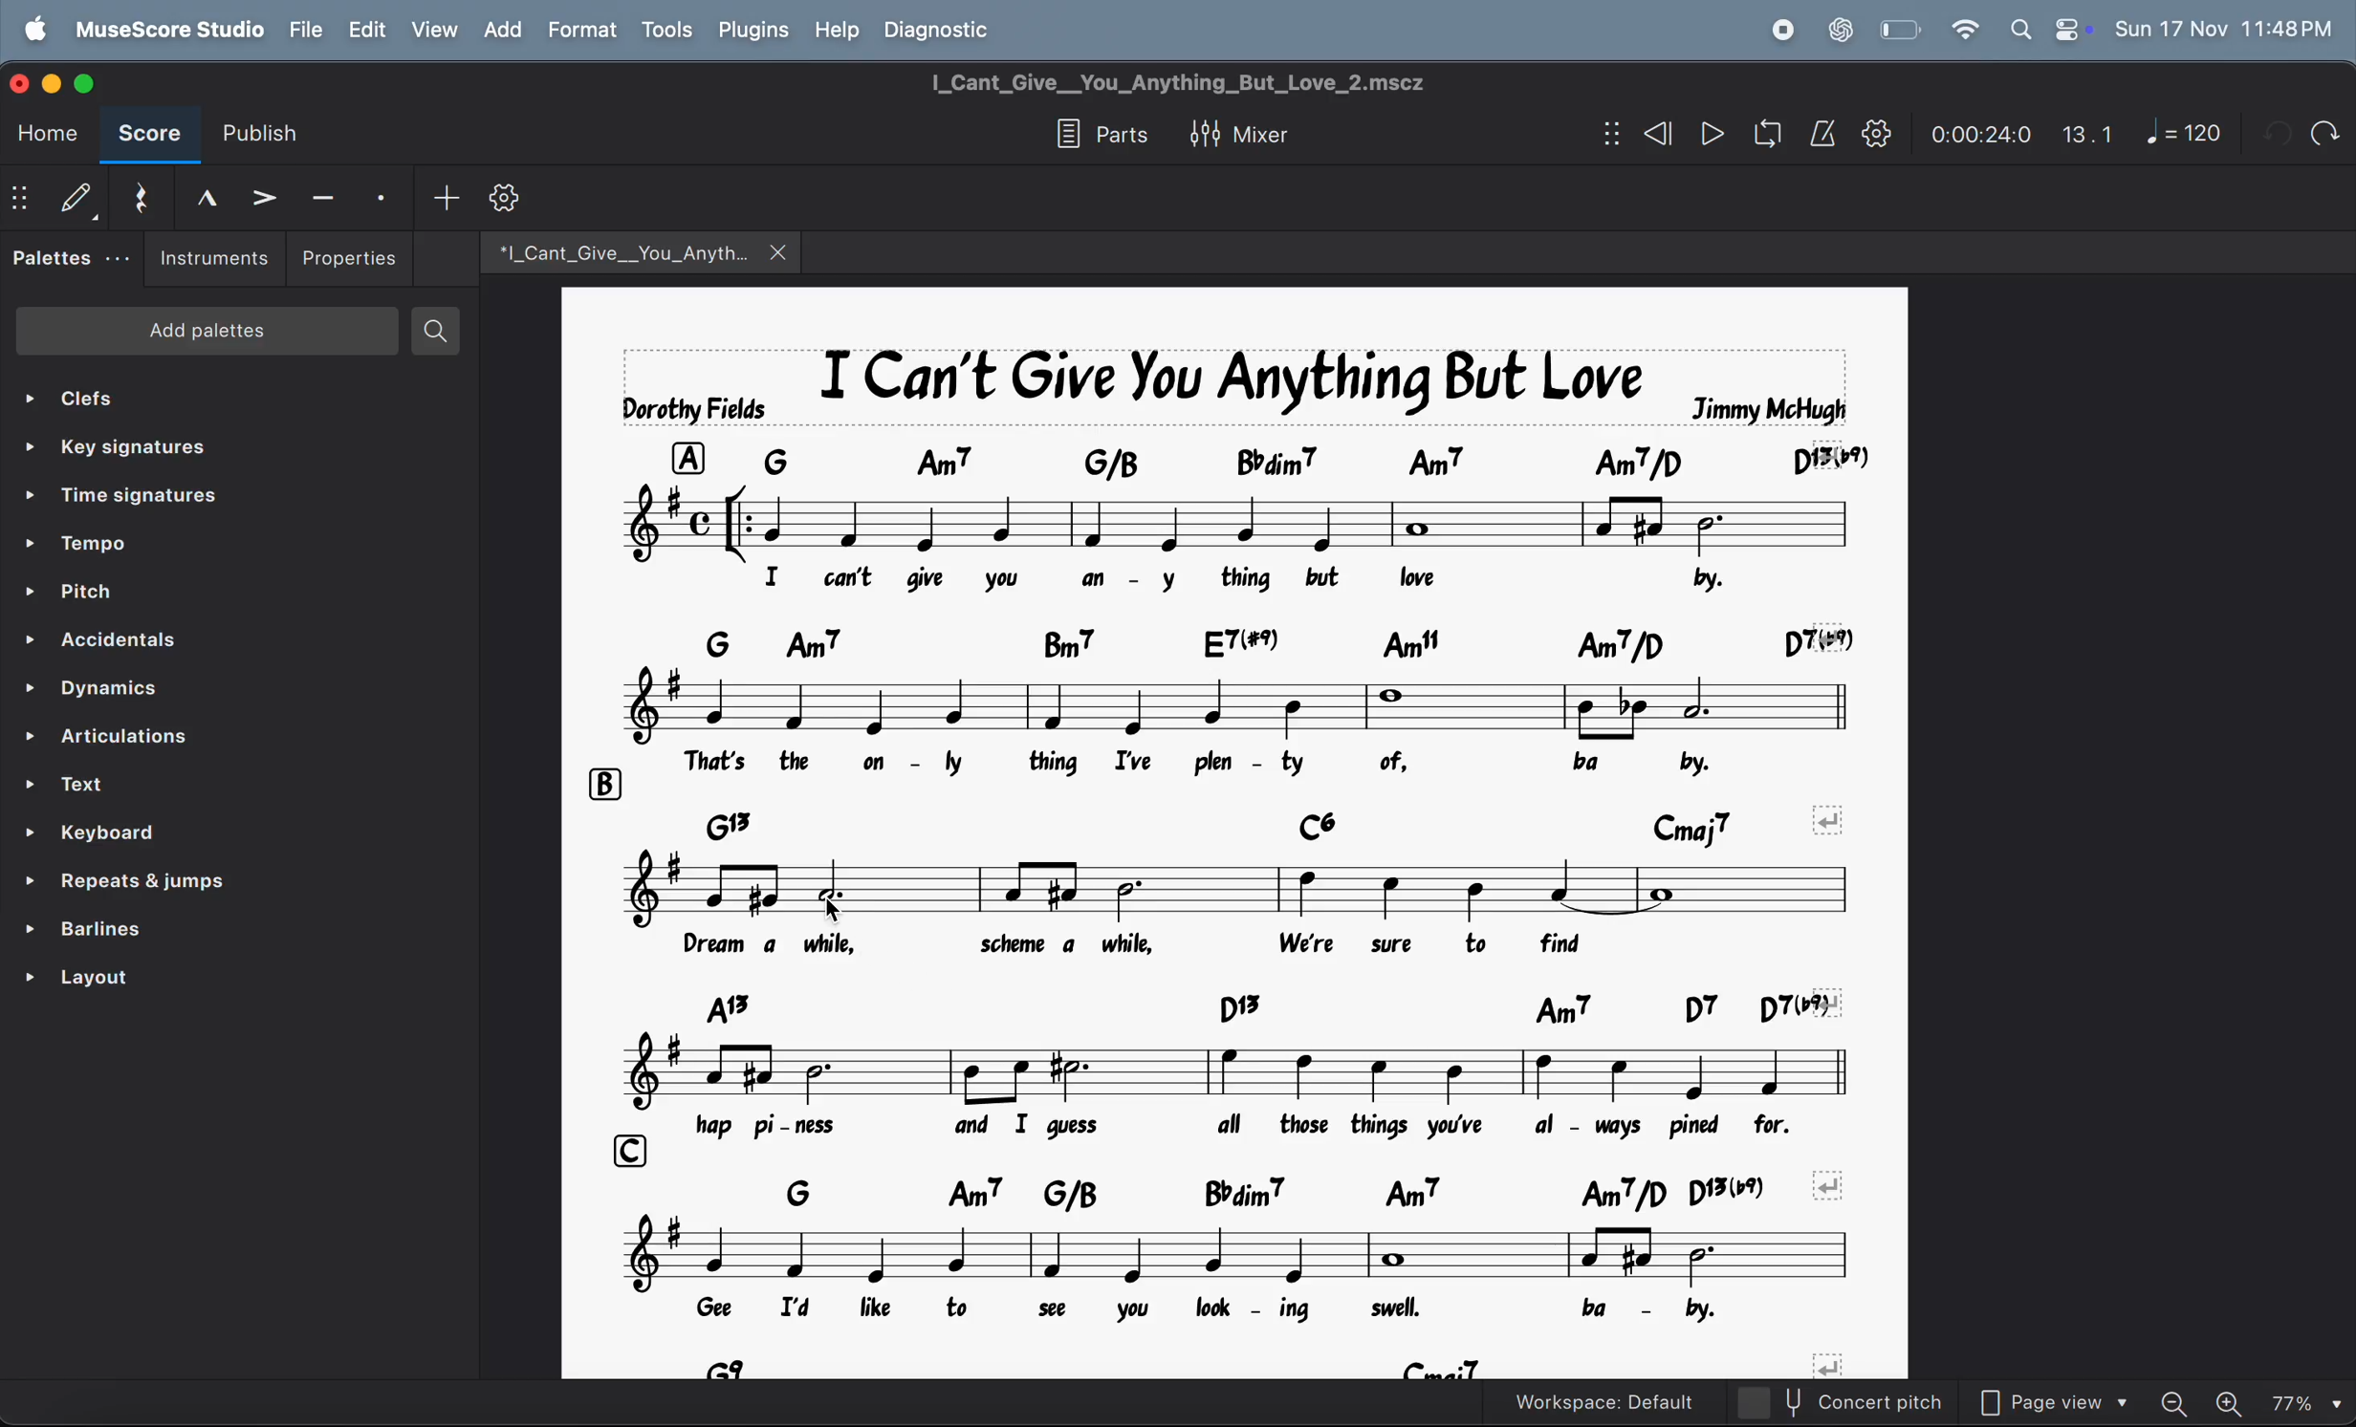 This screenshot has width=2356, height=1427. What do you see at coordinates (1842, 31) in the screenshot?
I see `chatgpt` at bounding box center [1842, 31].